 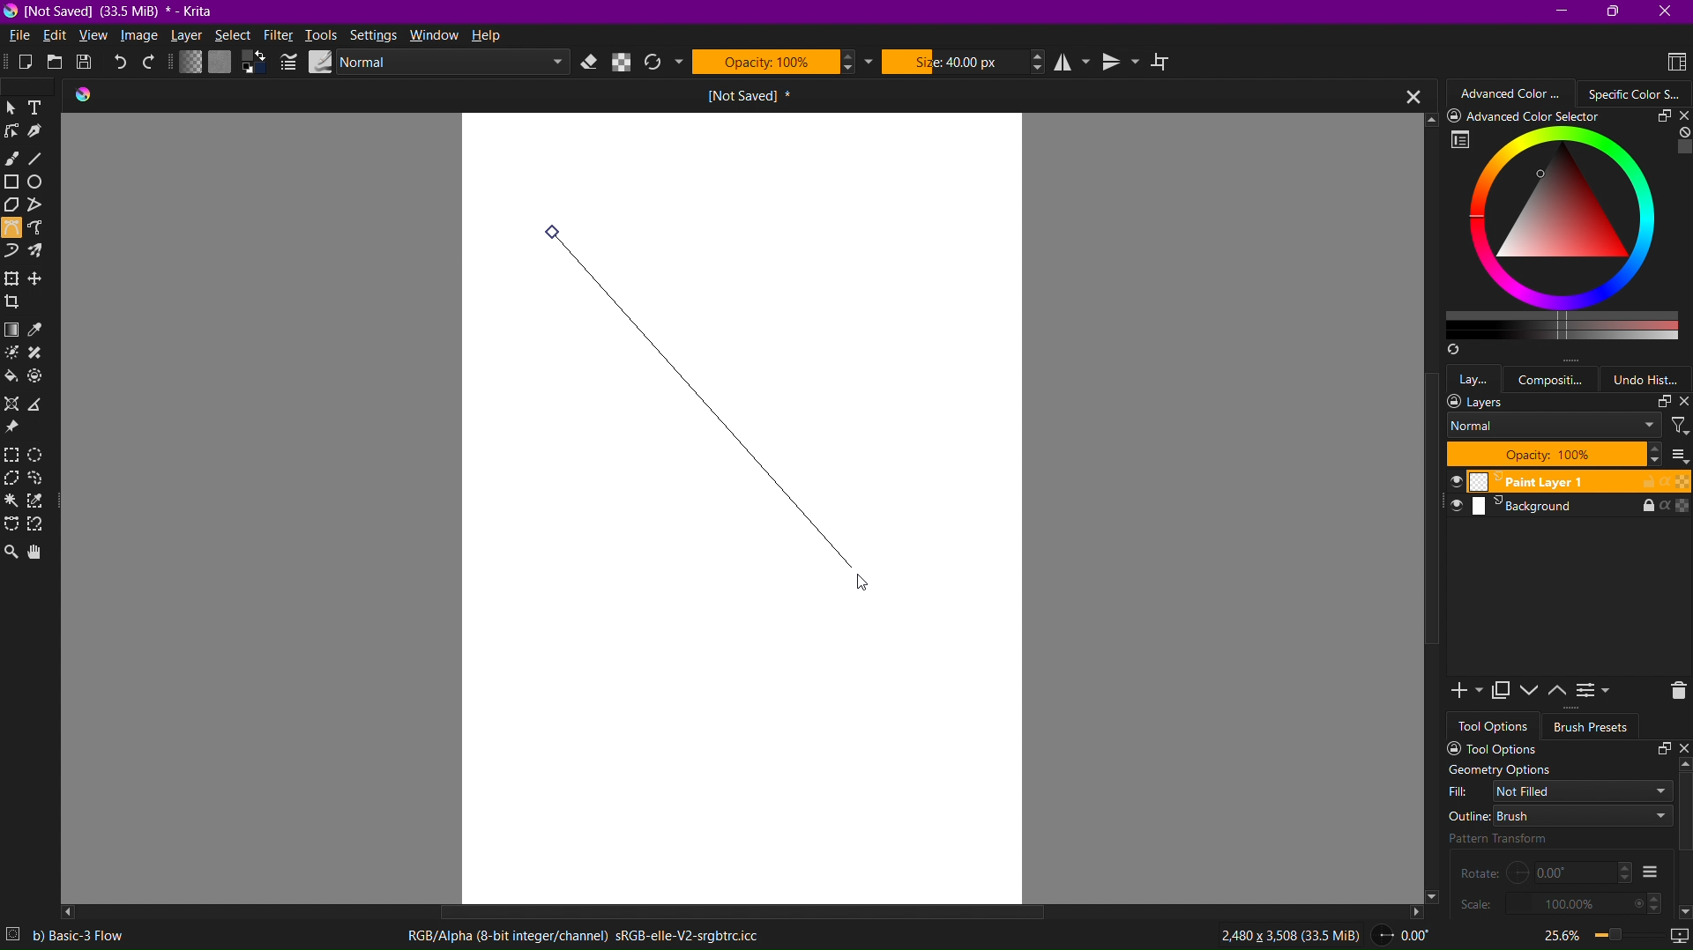 What do you see at coordinates (1672, 692) in the screenshot?
I see `Delete Layer or Mask` at bounding box center [1672, 692].